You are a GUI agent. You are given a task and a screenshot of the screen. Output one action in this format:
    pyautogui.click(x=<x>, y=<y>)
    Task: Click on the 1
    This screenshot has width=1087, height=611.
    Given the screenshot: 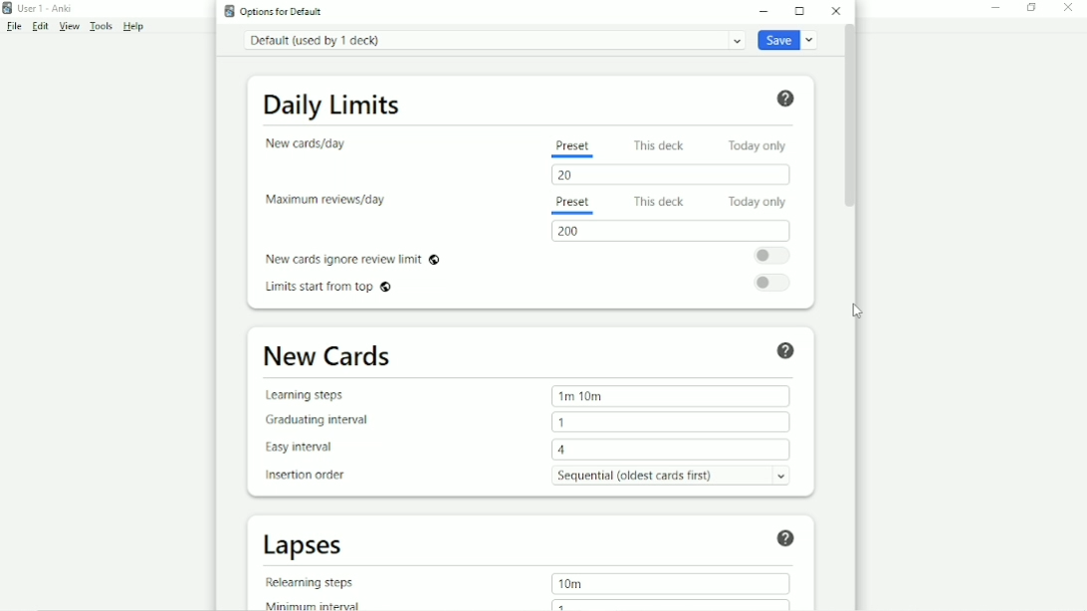 What is the action you would take?
    pyautogui.click(x=564, y=605)
    